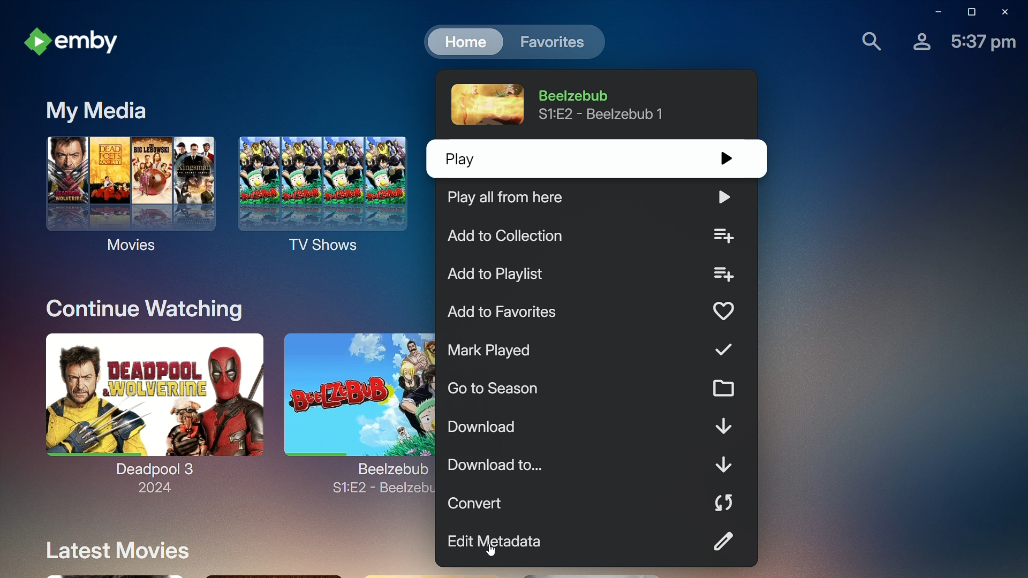 The height and width of the screenshot is (578, 1028). I want to click on Add to playlist, so click(592, 277).